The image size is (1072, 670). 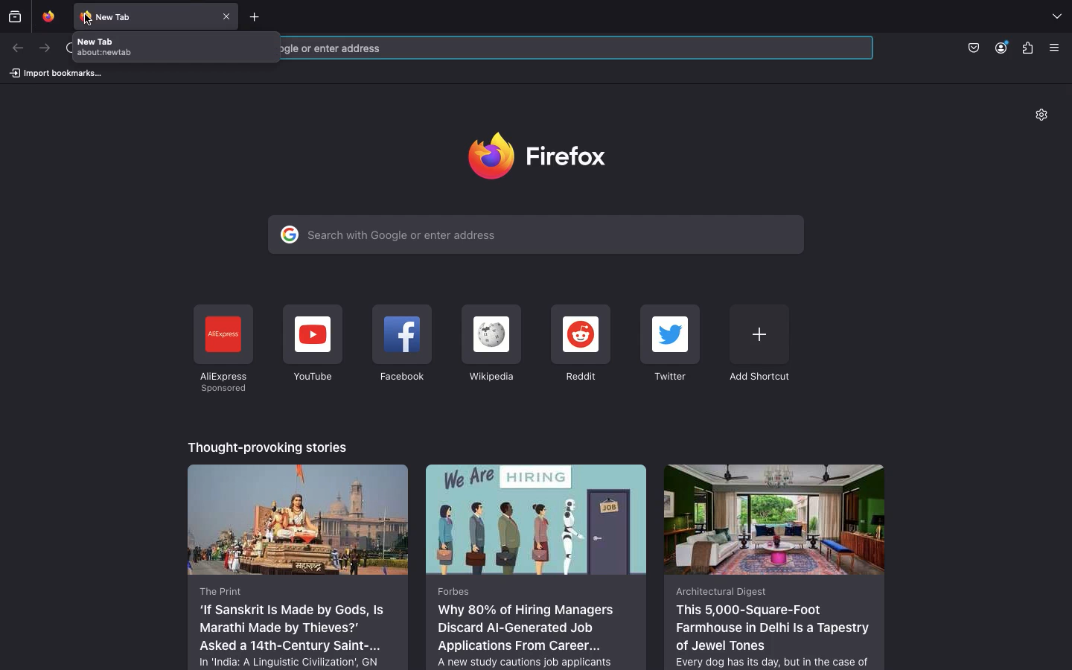 I want to click on Wikipedia, so click(x=490, y=344).